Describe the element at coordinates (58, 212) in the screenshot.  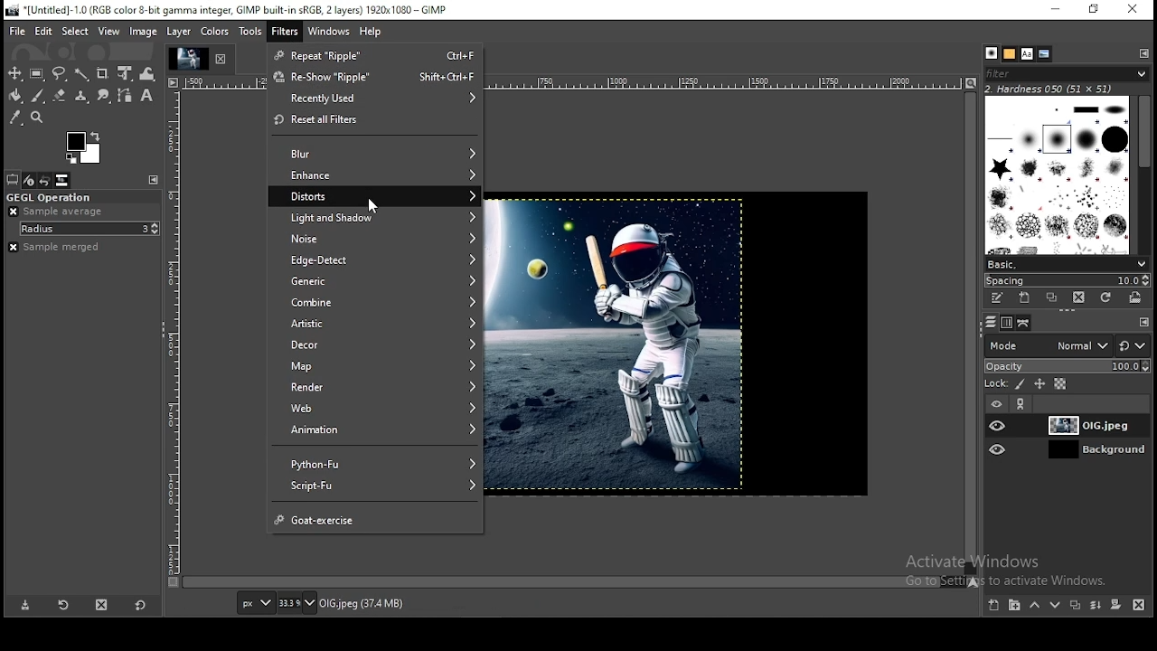
I see `sample average` at that location.